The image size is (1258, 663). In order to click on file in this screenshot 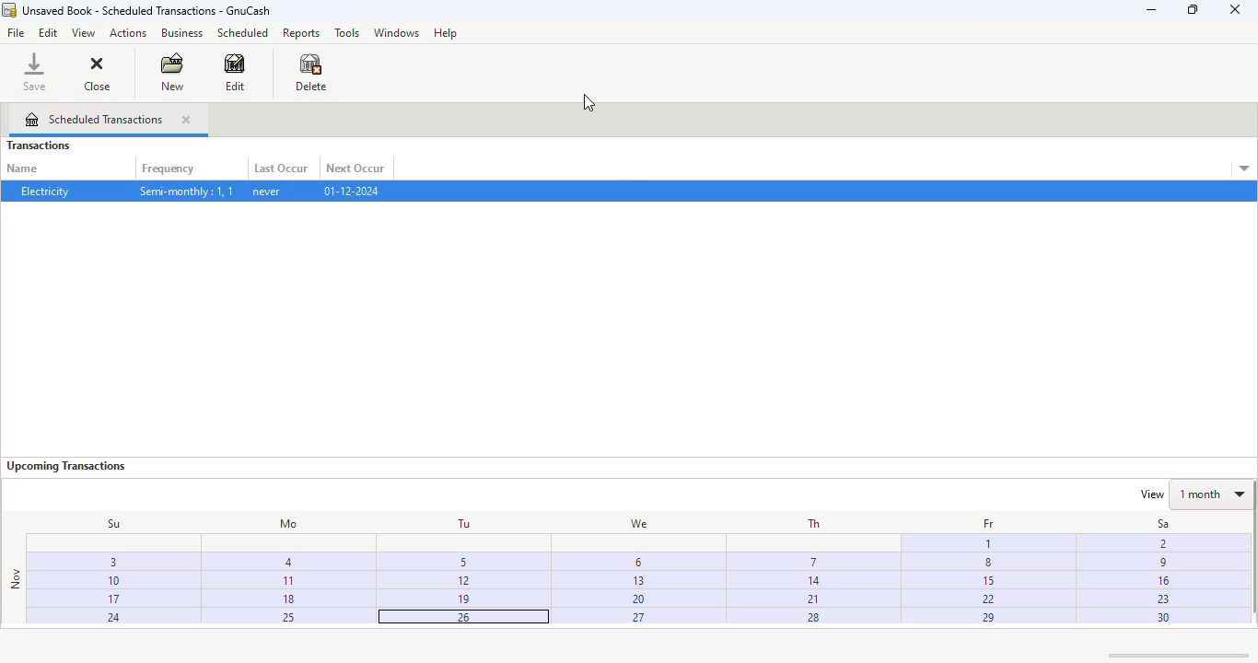, I will do `click(16, 32)`.